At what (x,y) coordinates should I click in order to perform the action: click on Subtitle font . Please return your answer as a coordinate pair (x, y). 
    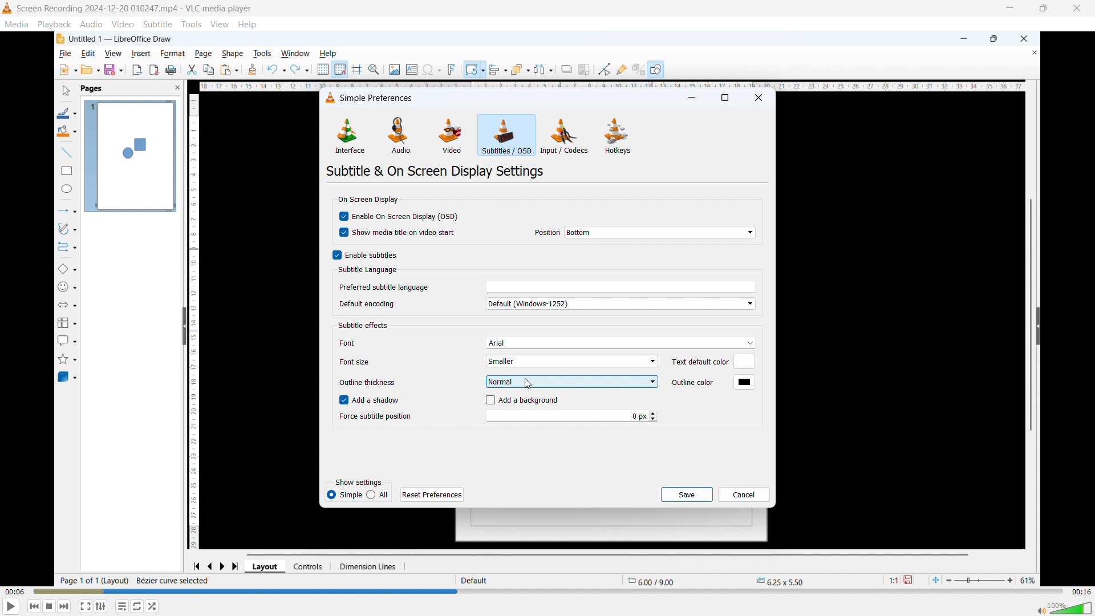
    Looking at the image, I should click on (620, 343).